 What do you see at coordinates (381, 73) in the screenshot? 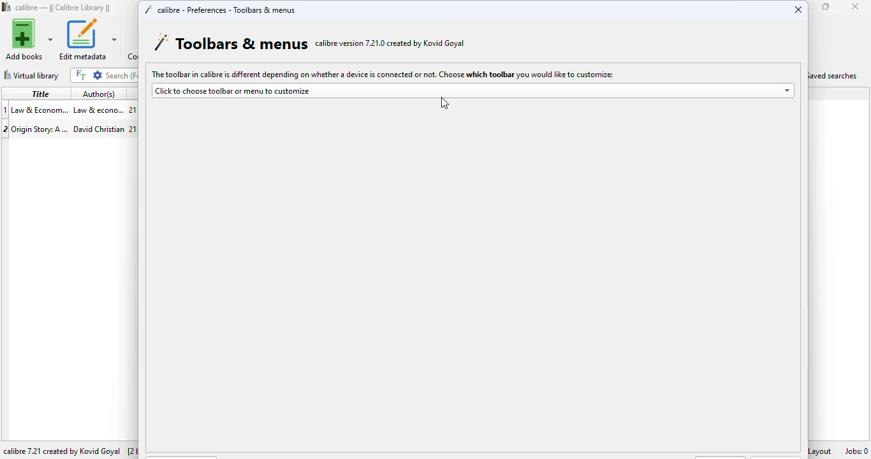
I see `The toolbar in calibre is different depending on whether a device is connected or not. Choose which toolbar you would like to customize:` at bounding box center [381, 73].